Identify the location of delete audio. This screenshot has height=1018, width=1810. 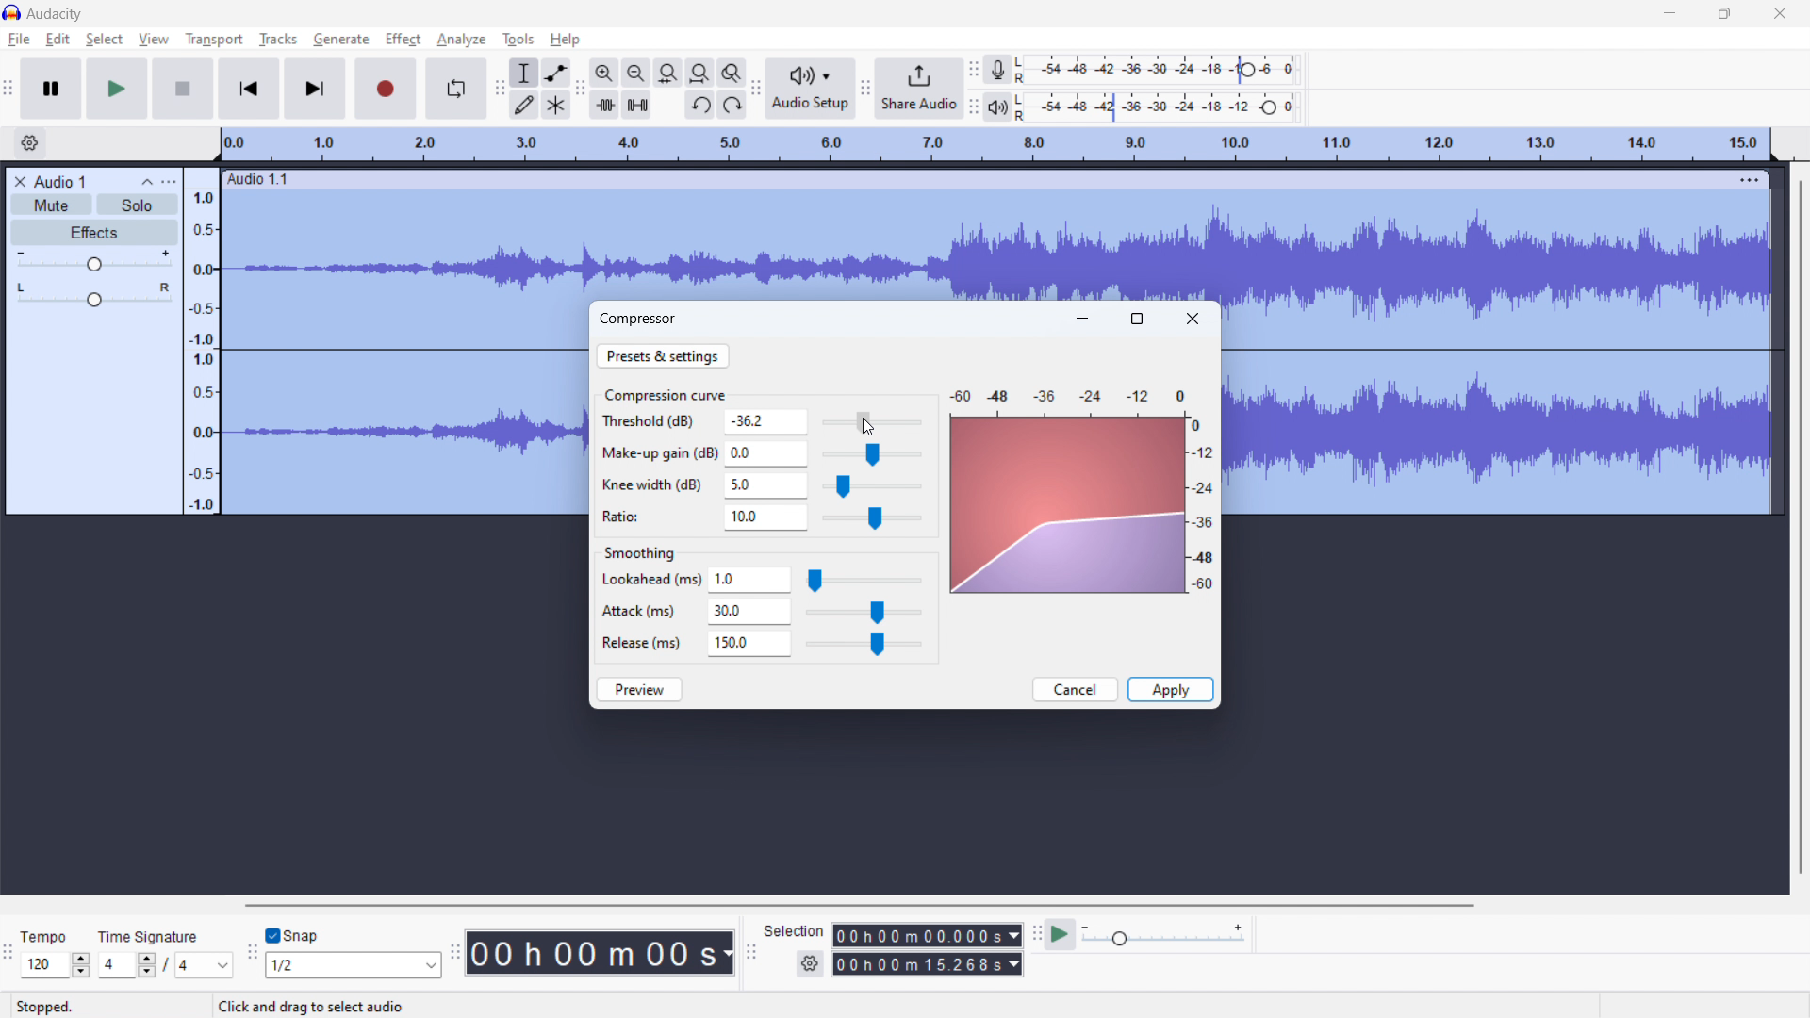
(19, 182).